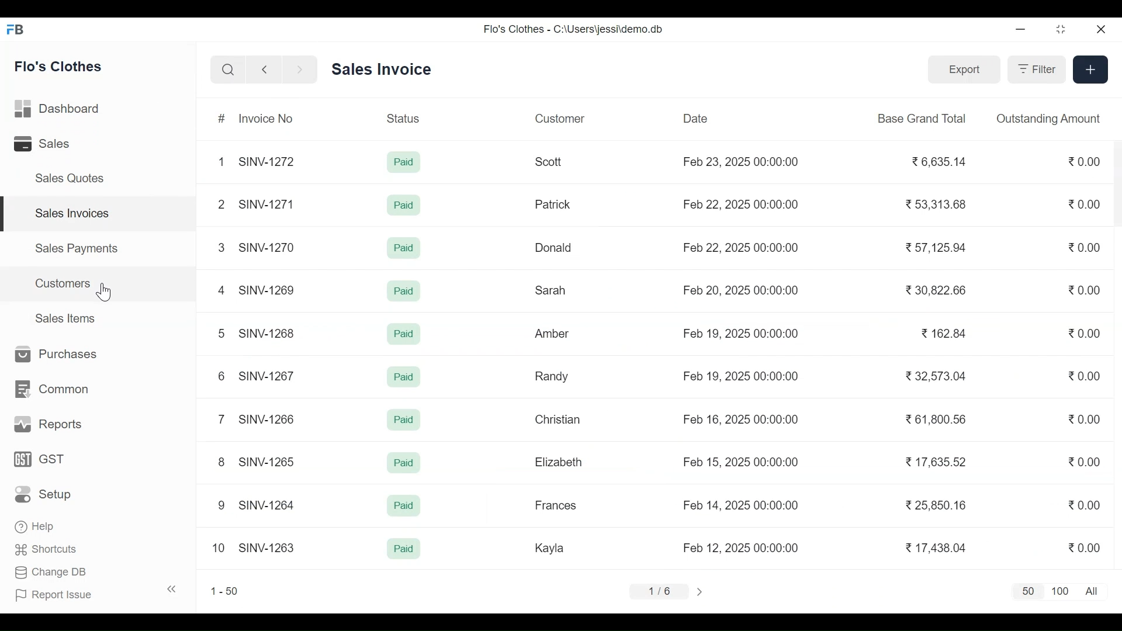 The height and width of the screenshot is (631, 1122). I want to click on Date, so click(699, 117).